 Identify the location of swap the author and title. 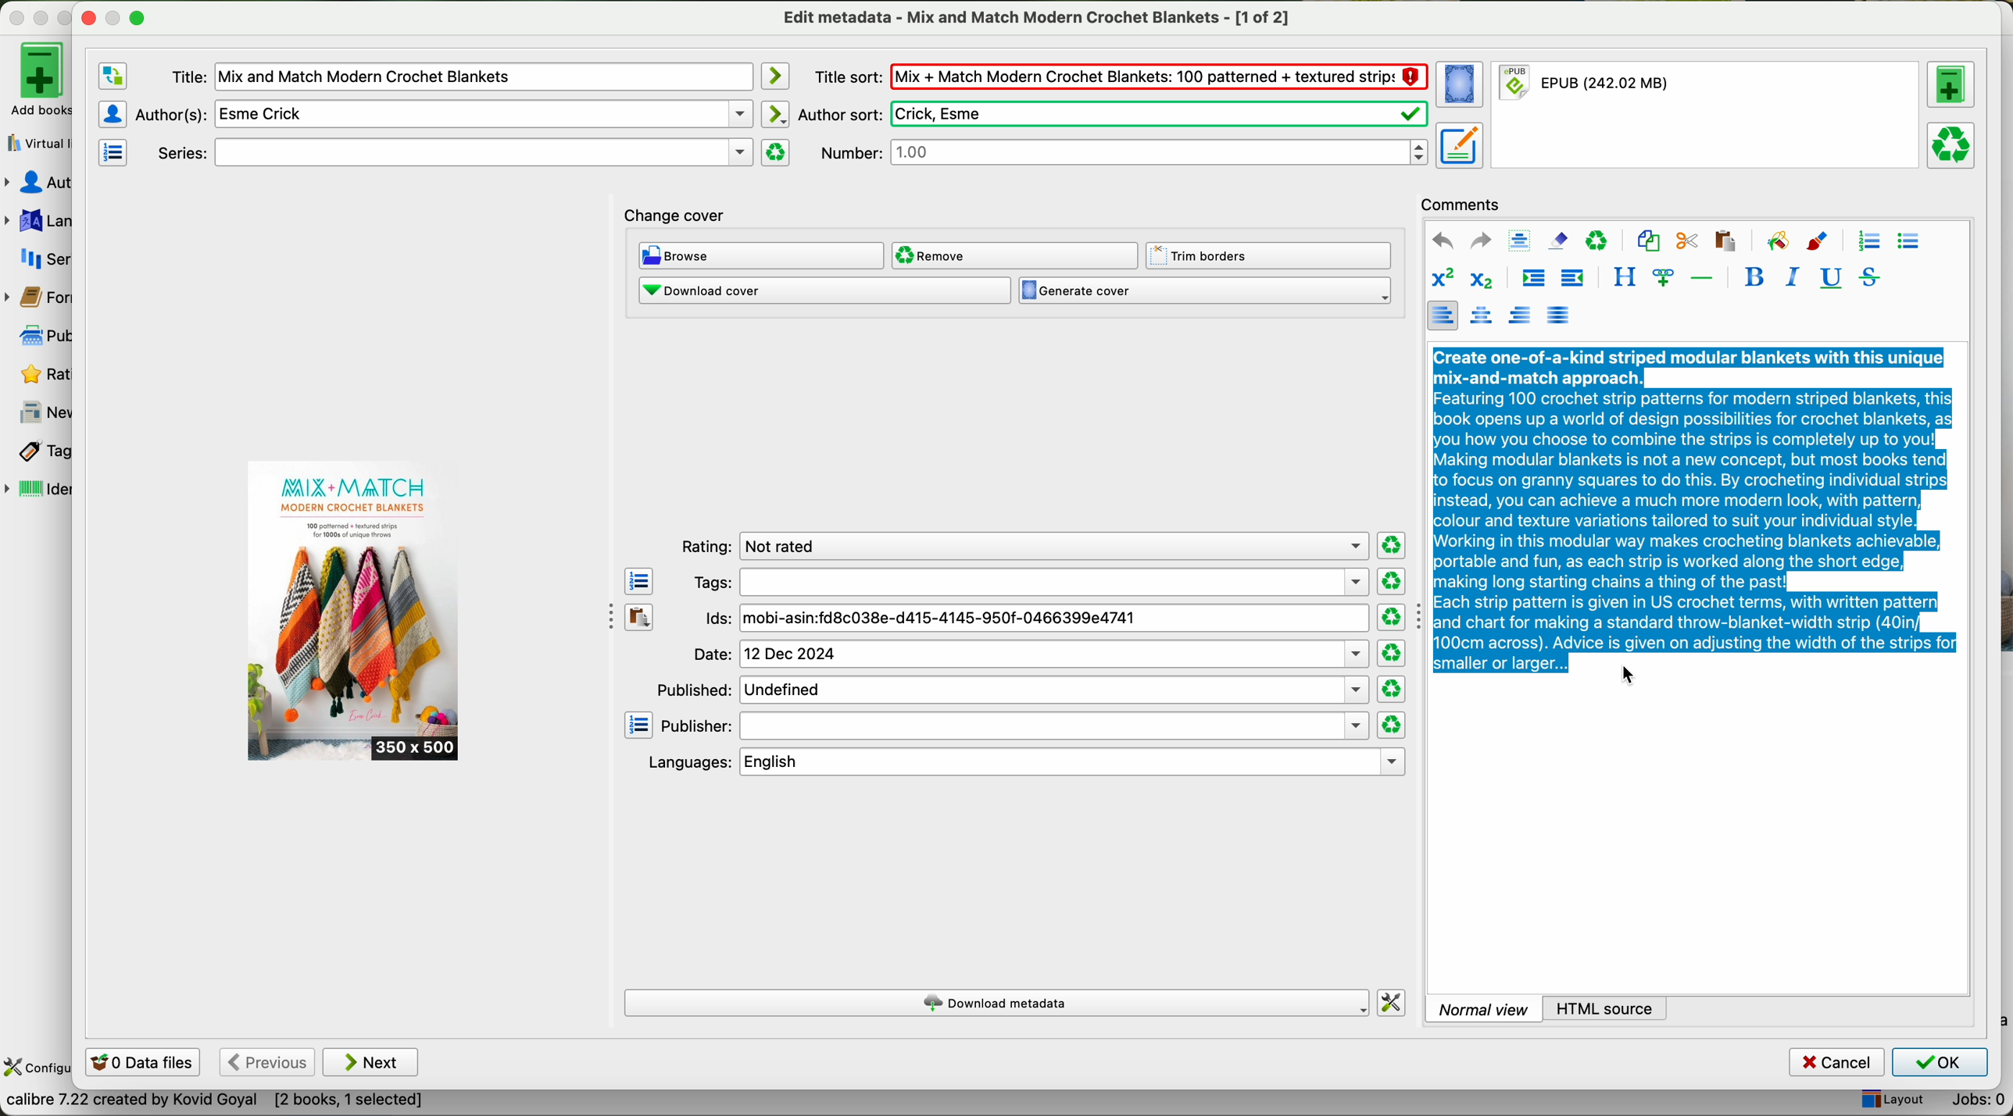
(113, 77).